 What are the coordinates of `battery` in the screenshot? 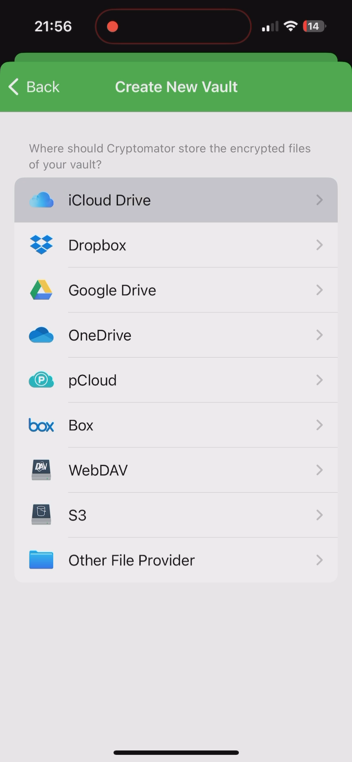 It's located at (314, 27).